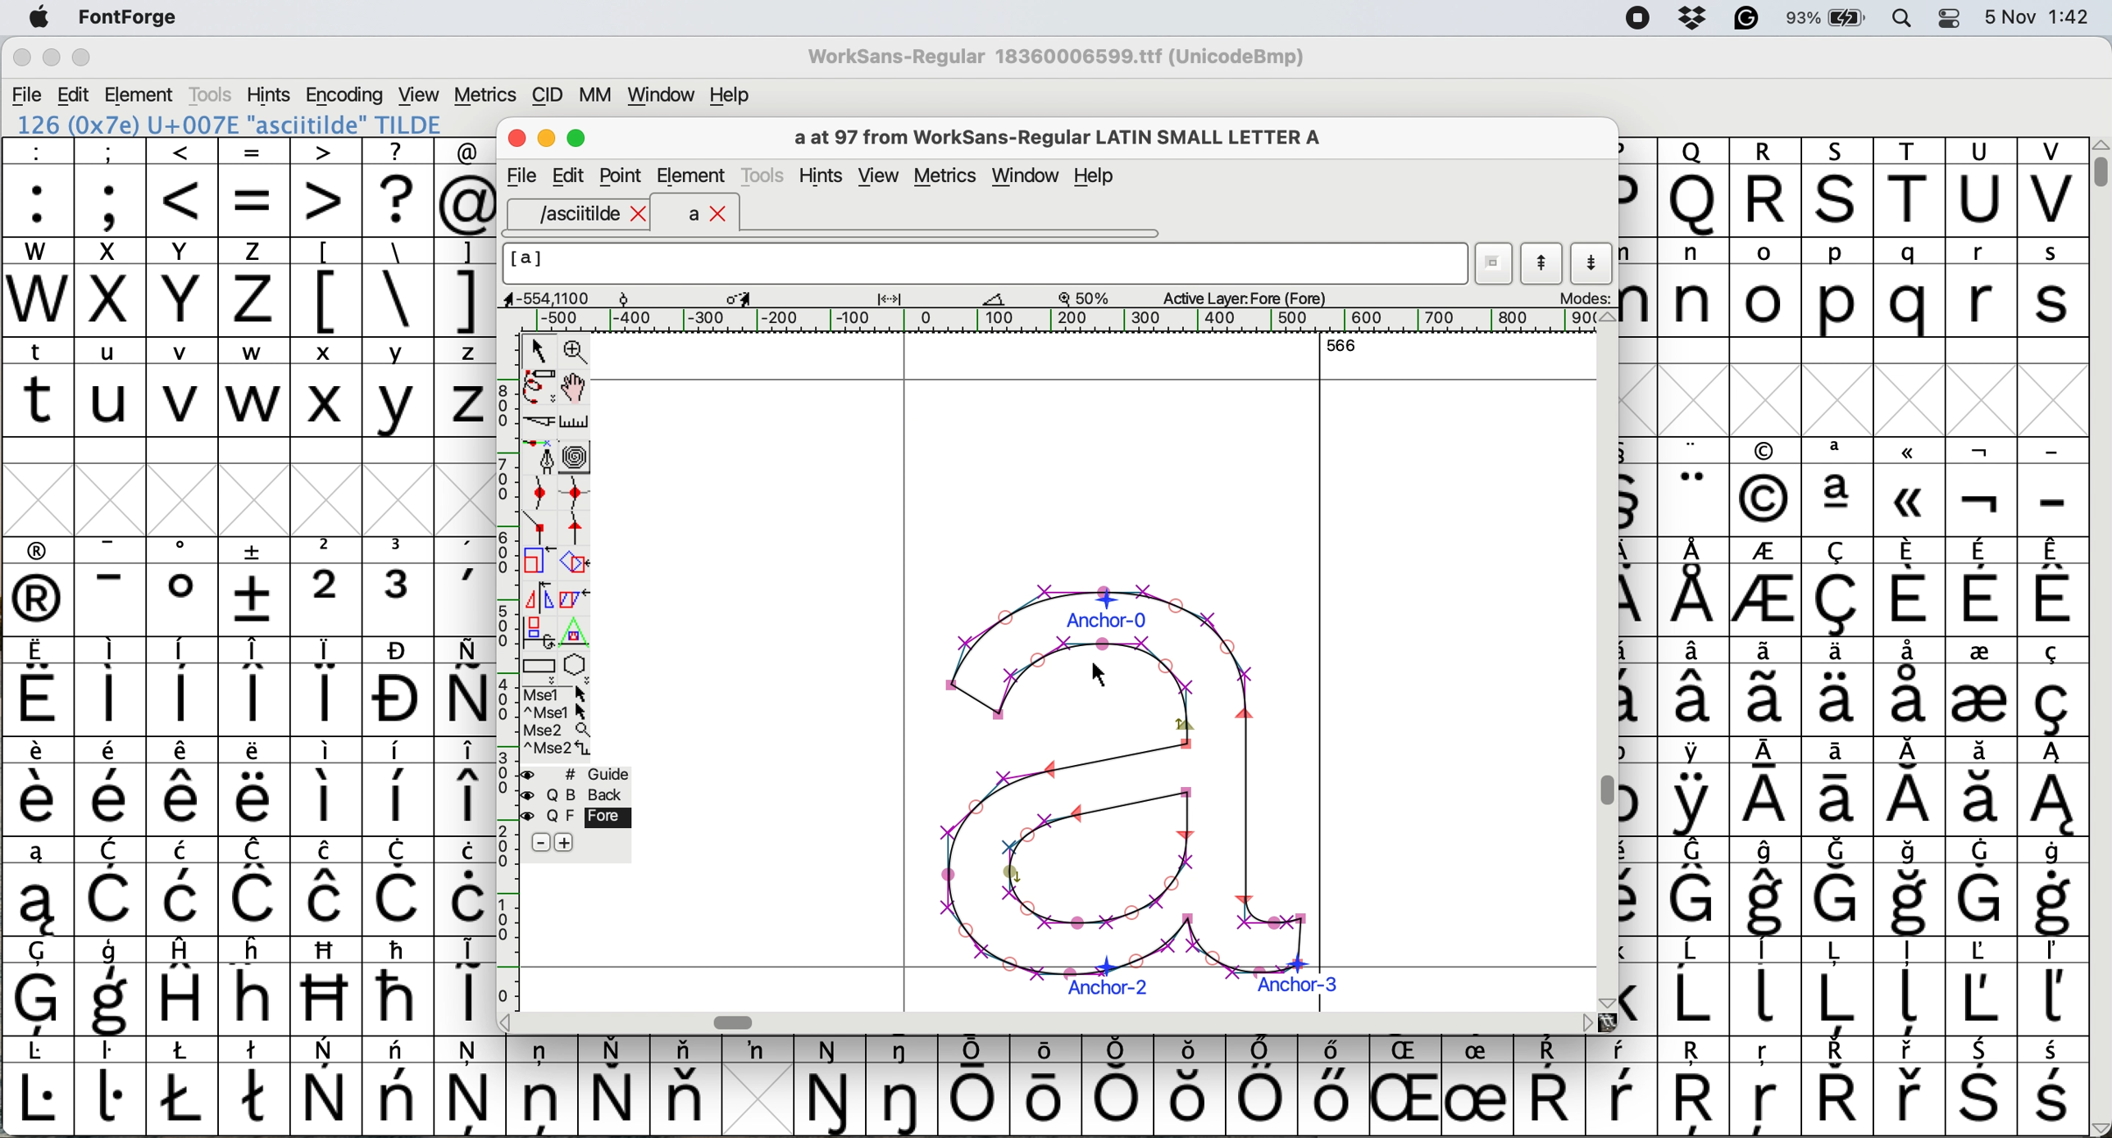  Describe the element at coordinates (539, 666) in the screenshot. I see `Rectangle or box` at that location.